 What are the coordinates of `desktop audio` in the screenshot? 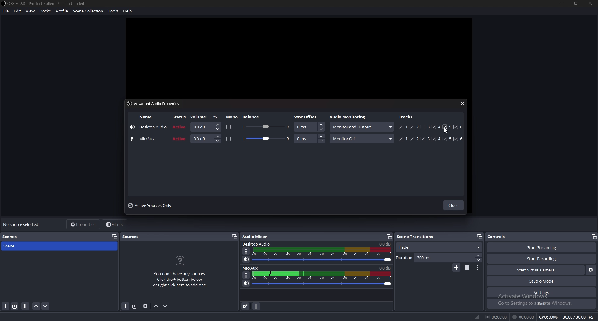 It's located at (148, 128).